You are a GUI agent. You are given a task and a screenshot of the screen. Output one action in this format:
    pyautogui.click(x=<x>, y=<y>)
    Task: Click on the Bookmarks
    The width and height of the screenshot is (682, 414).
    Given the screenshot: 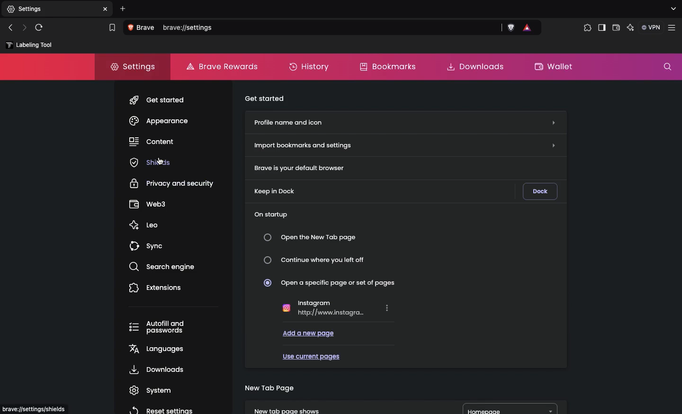 What is the action you would take?
    pyautogui.click(x=391, y=66)
    